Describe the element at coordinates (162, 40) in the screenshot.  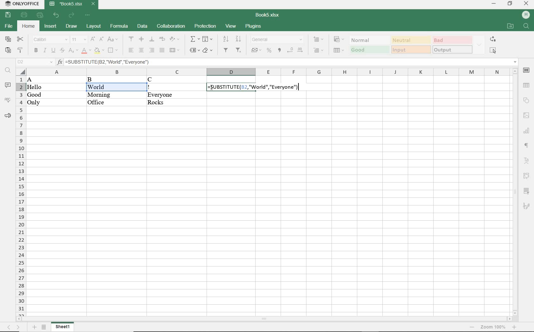
I see `wrap text` at that location.